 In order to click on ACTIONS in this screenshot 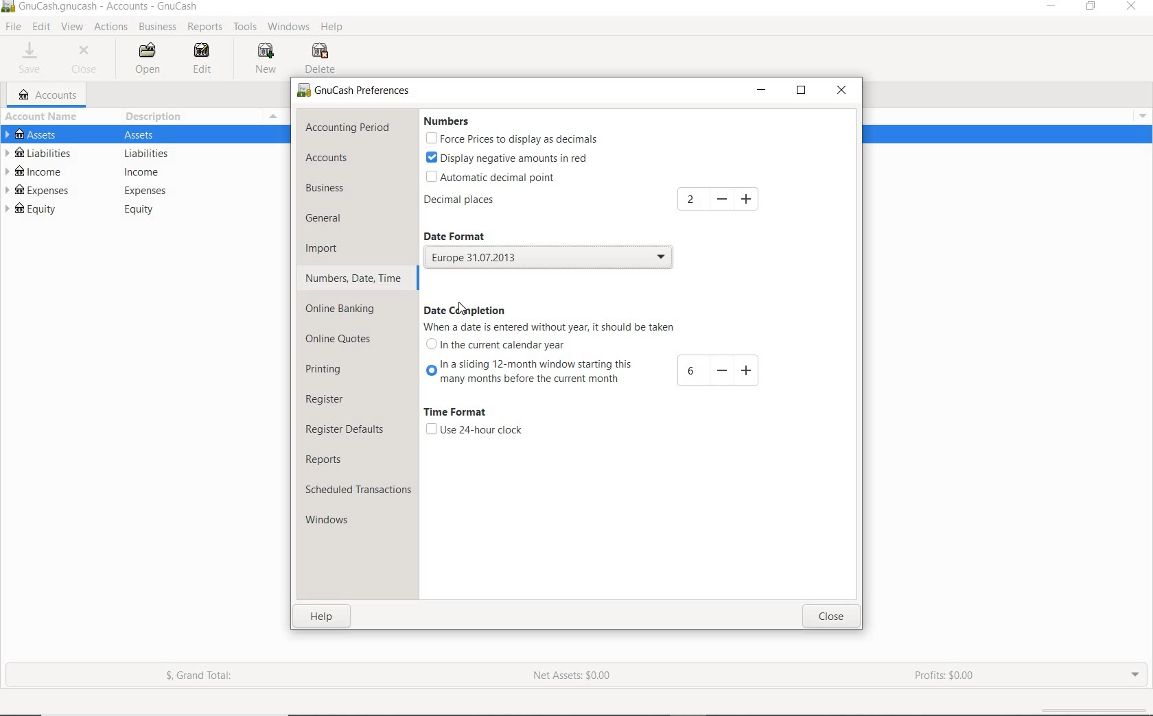, I will do `click(113, 27)`.